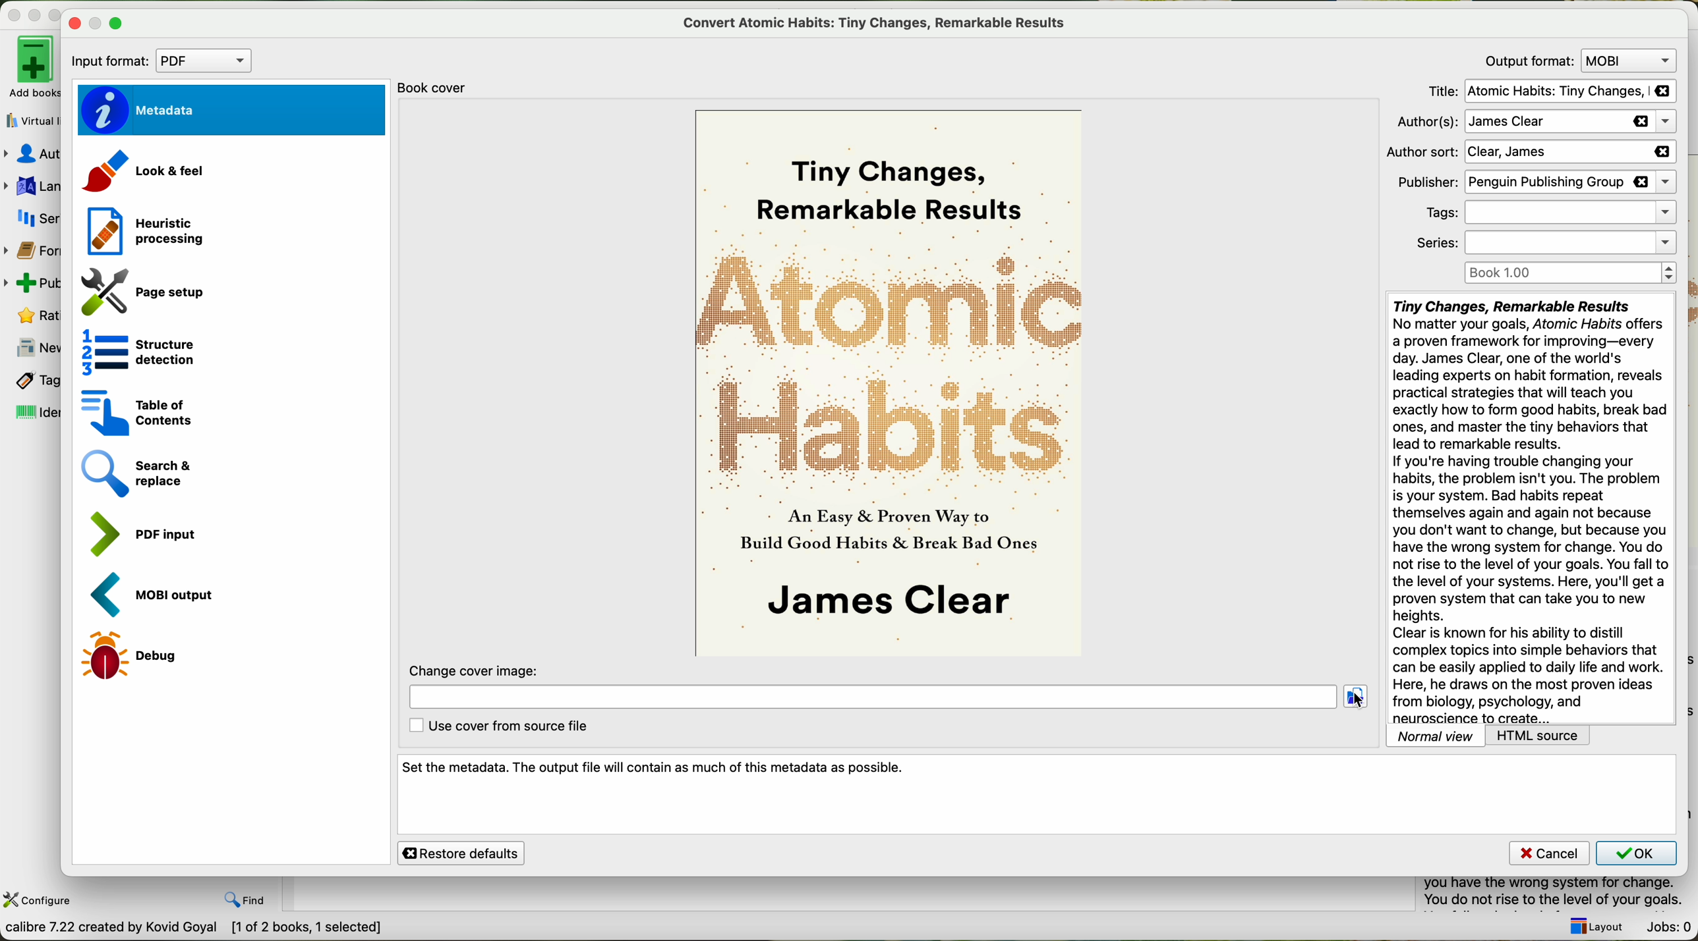 The width and height of the screenshot is (1698, 941). Describe the element at coordinates (117, 24) in the screenshot. I see `maximize` at that location.